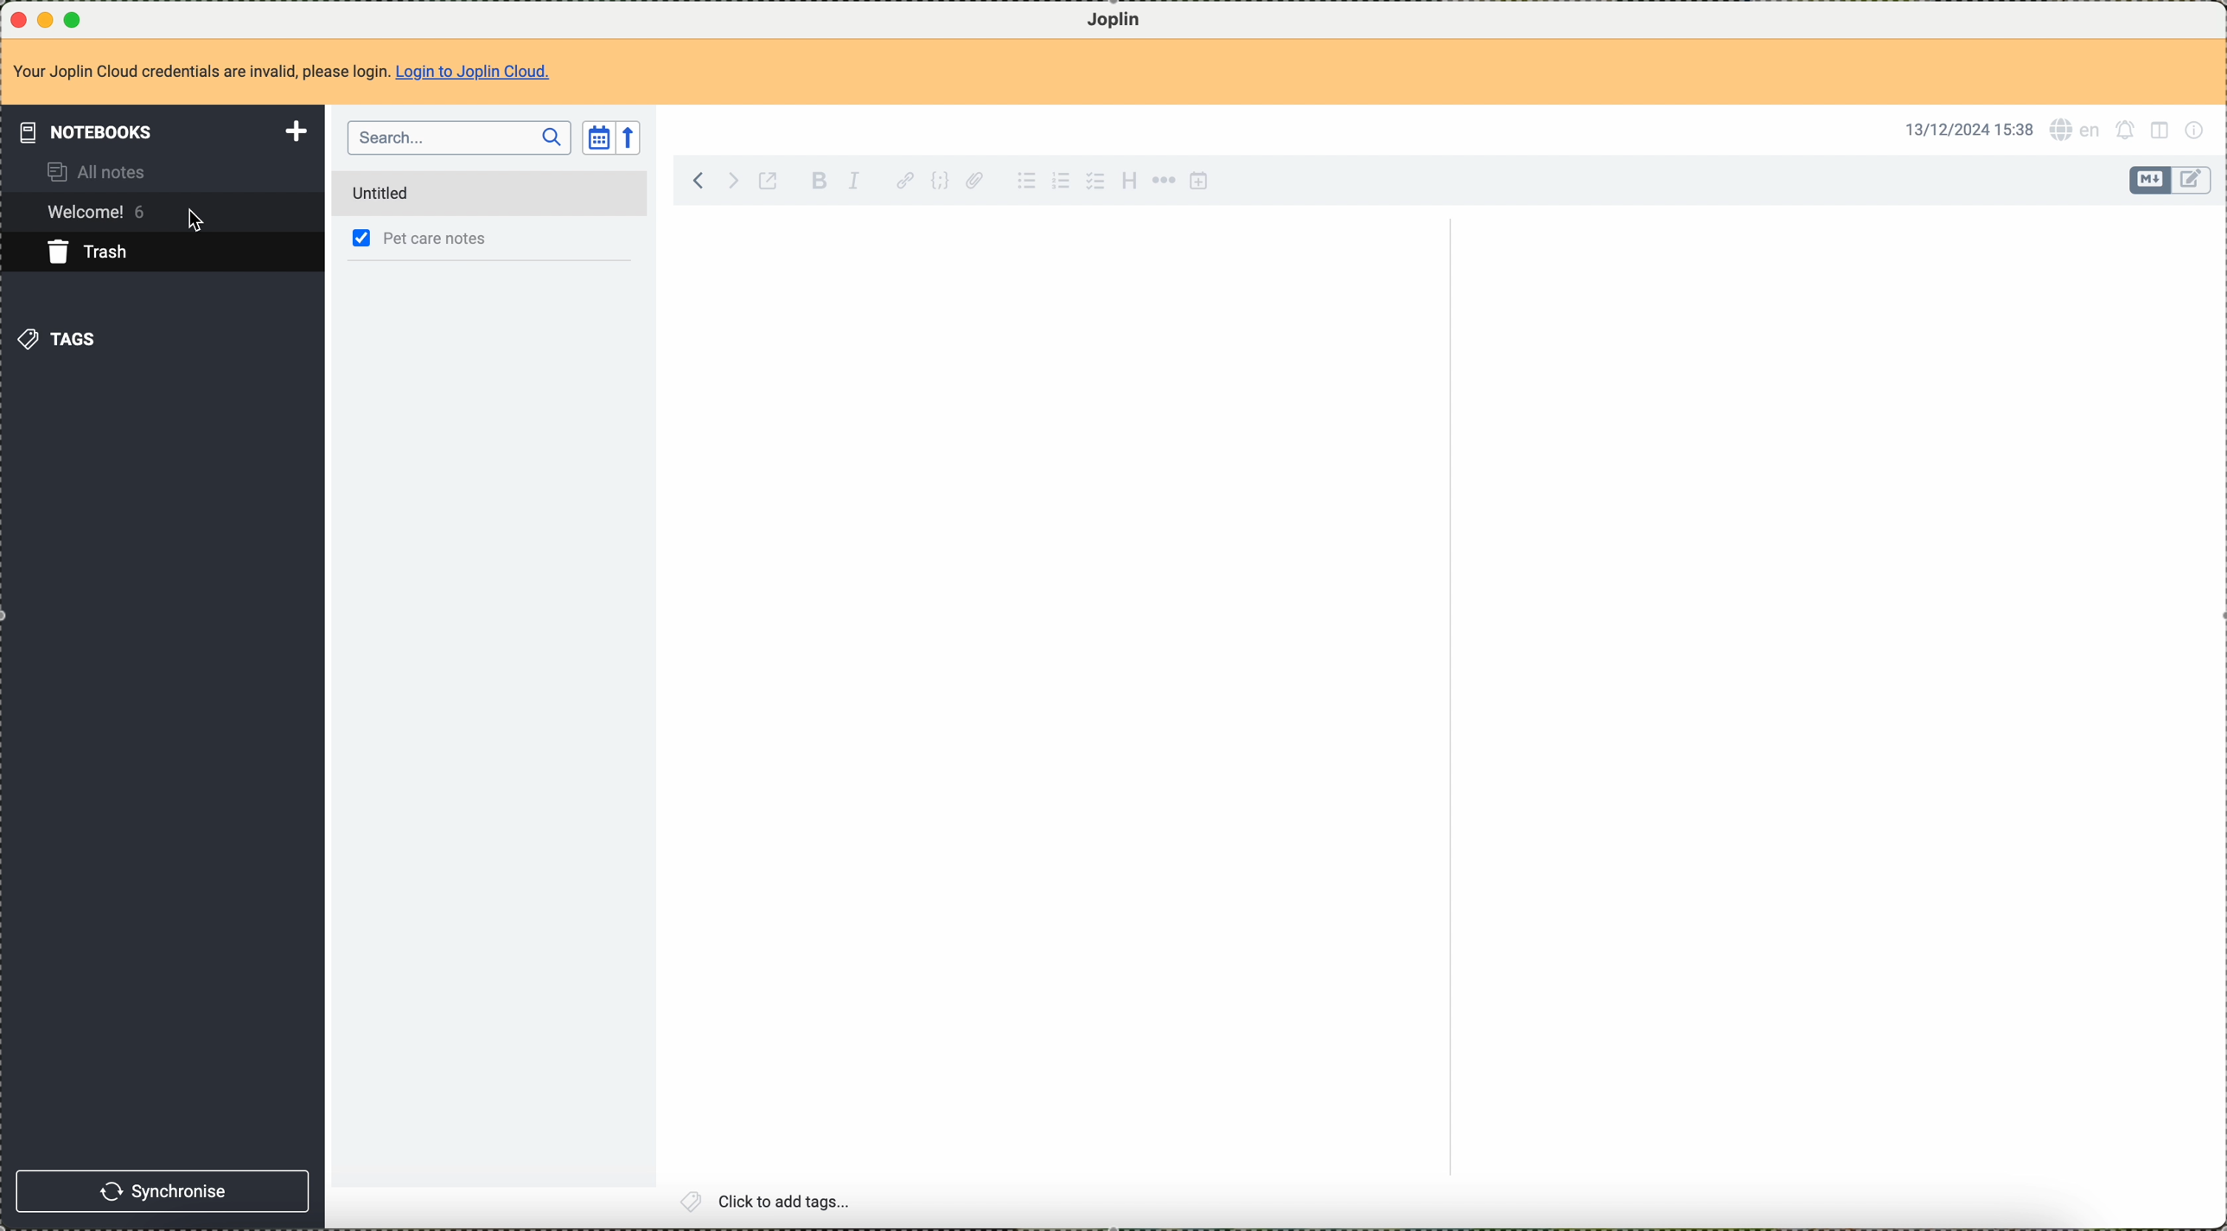  I want to click on cursor, so click(197, 220).